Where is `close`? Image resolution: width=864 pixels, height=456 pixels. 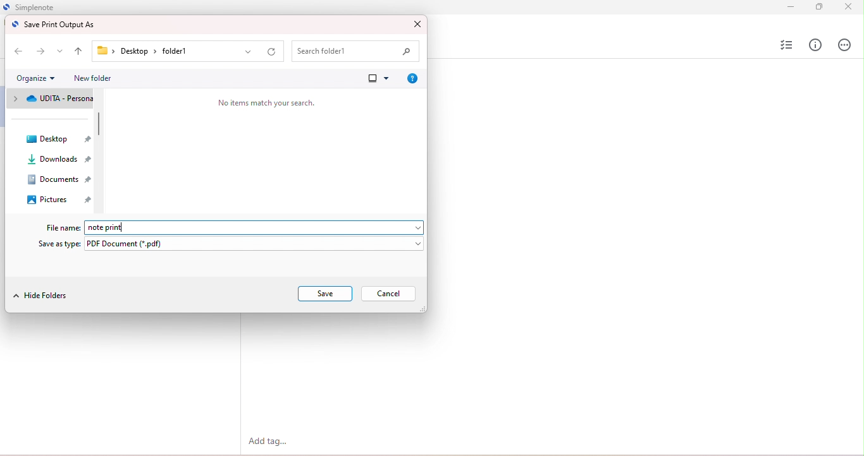 close is located at coordinates (416, 24).